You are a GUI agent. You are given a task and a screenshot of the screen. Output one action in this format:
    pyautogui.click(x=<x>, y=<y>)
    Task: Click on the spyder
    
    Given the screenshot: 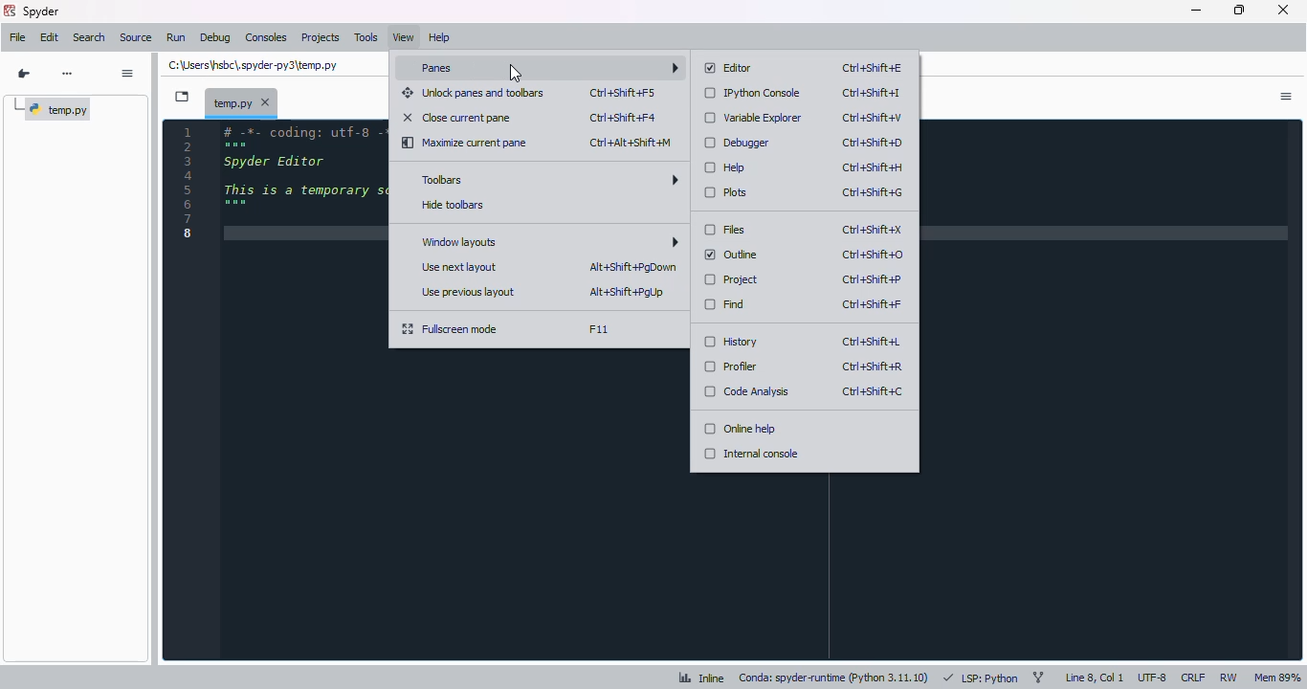 What is the action you would take?
    pyautogui.click(x=40, y=11)
    